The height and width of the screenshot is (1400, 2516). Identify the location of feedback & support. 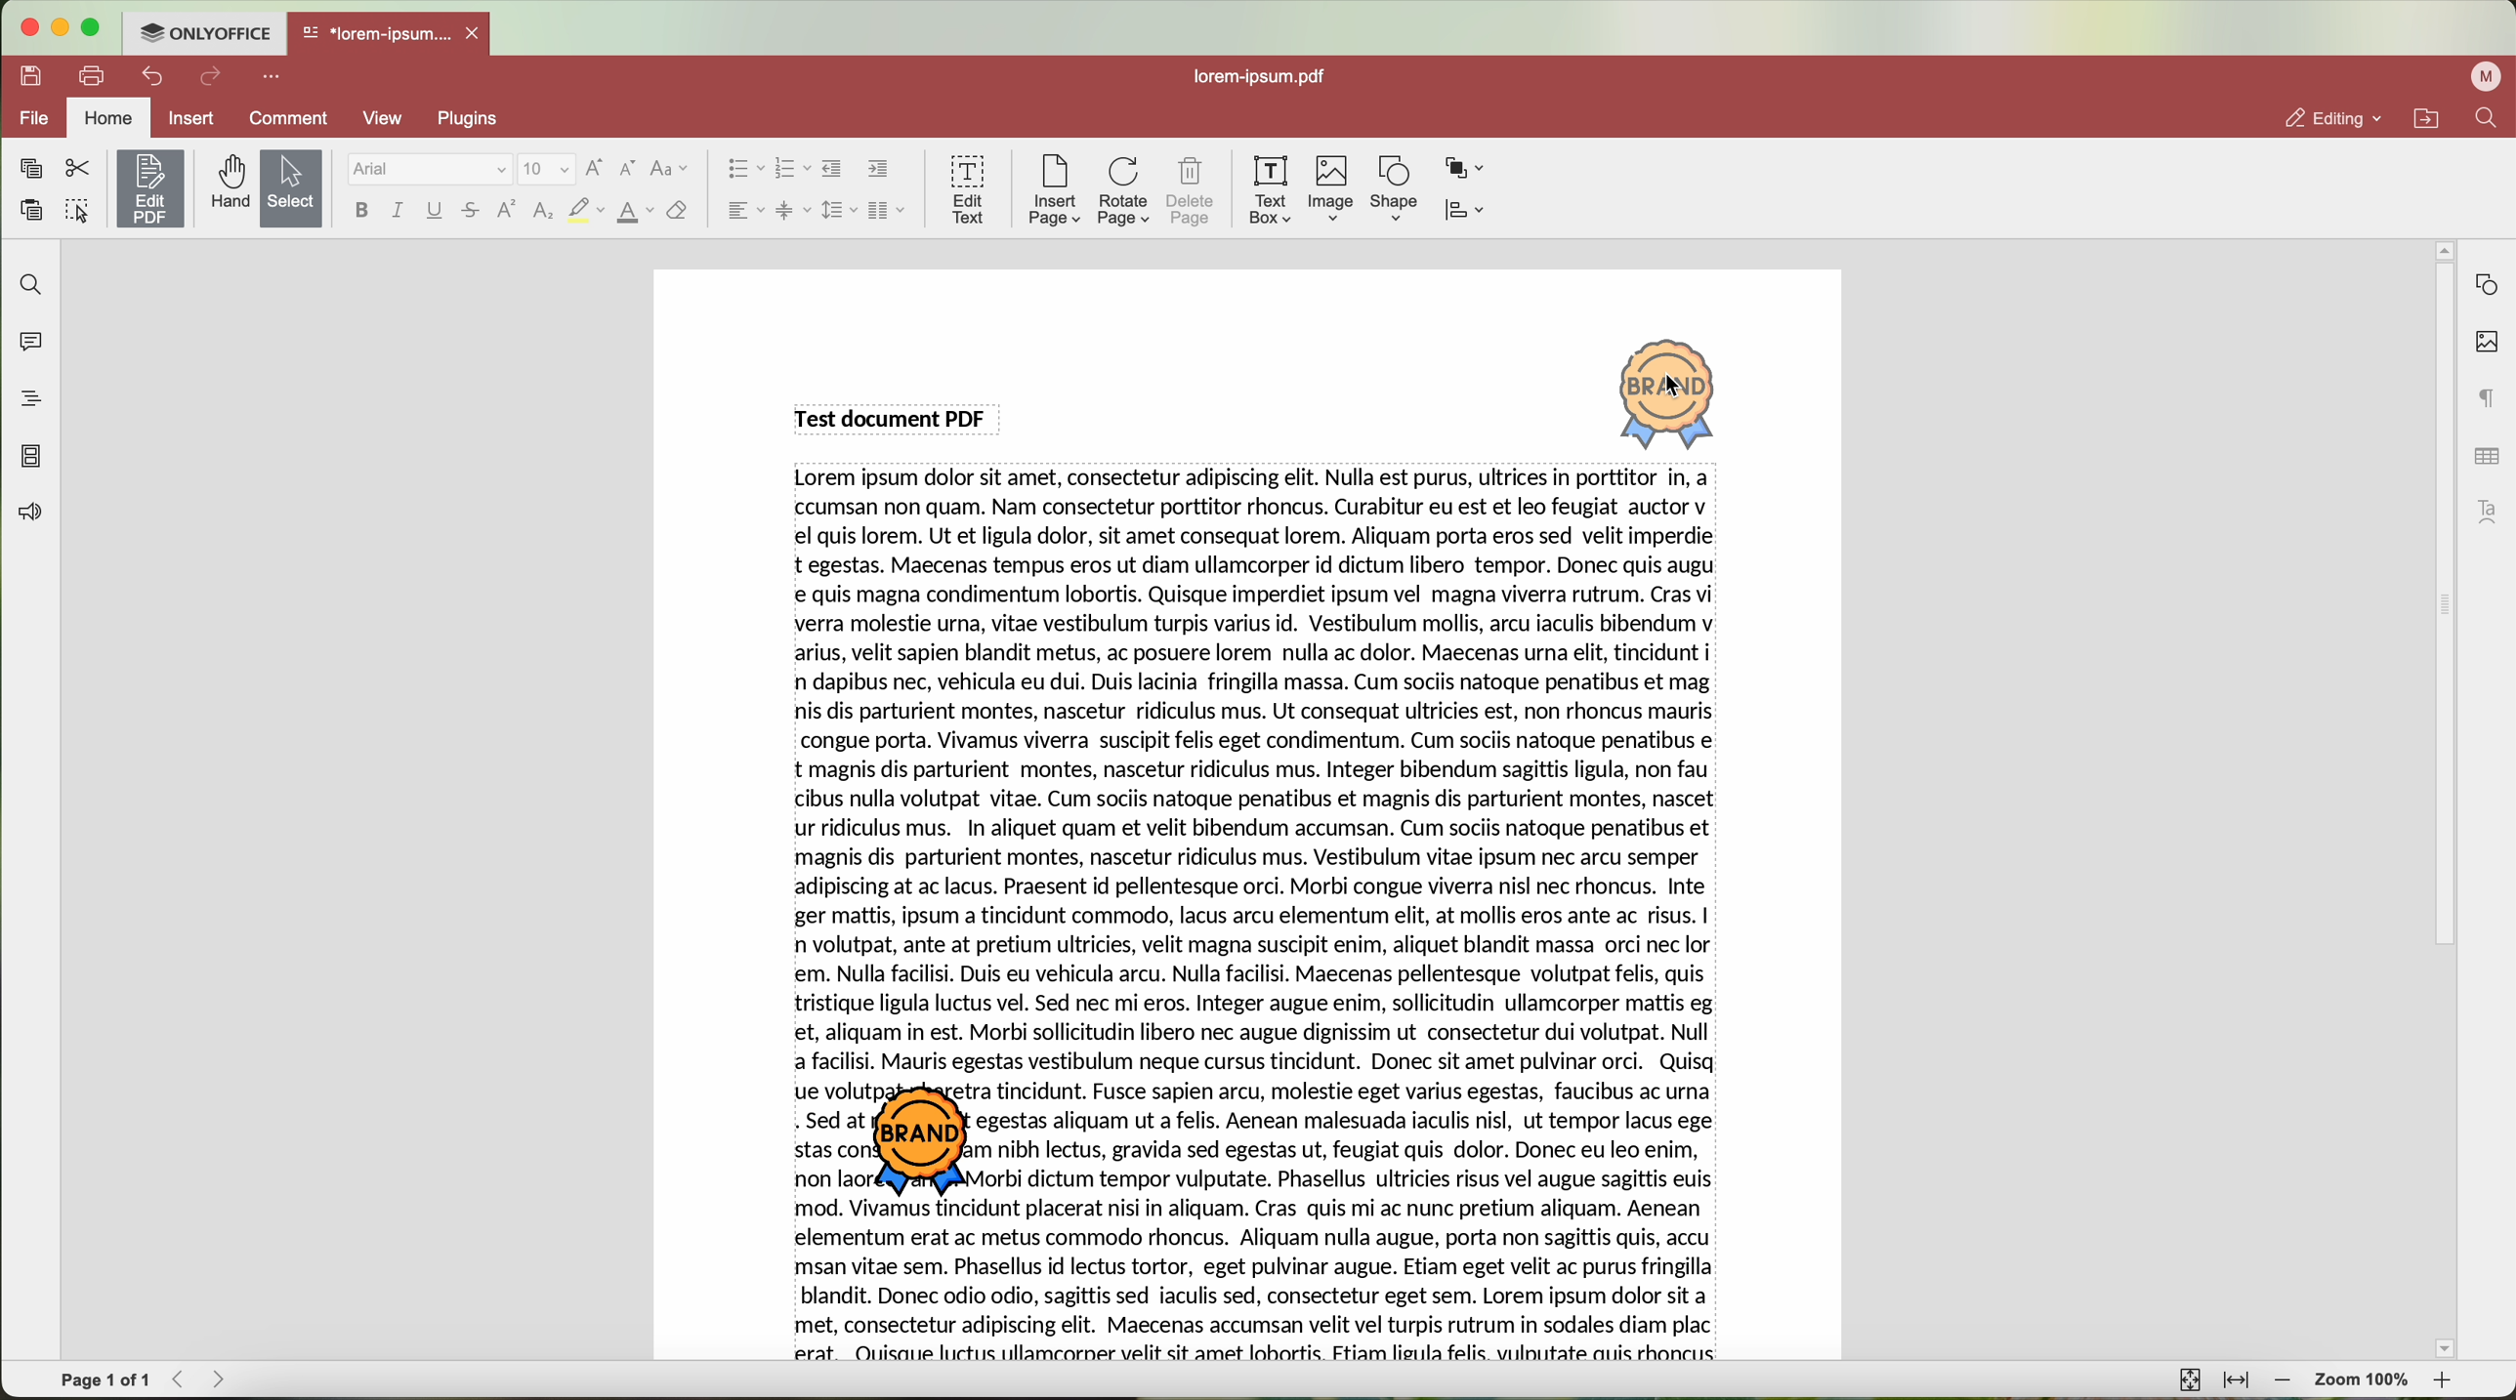
(28, 515).